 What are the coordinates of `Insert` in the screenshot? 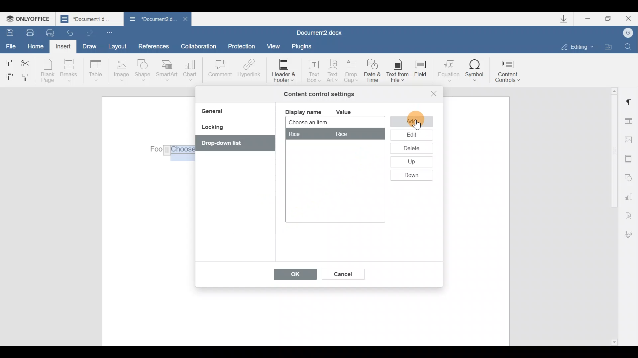 It's located at (64, 48).